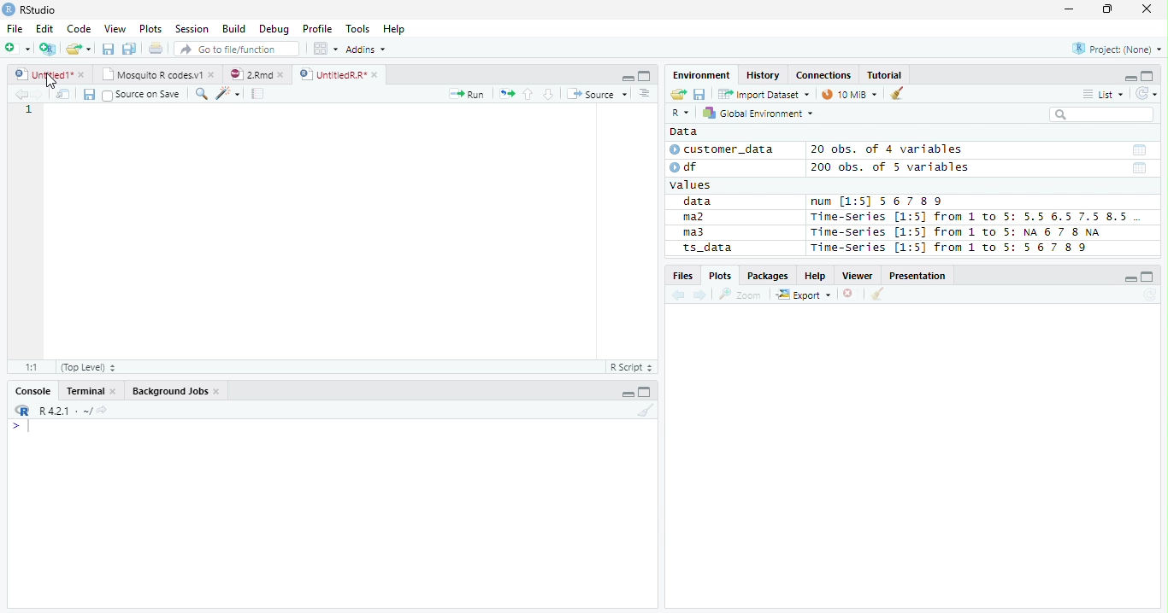 Image resolution: width=1168 pixels, height=613 pixels. I want to click on Project (none), so click(1119, 47).